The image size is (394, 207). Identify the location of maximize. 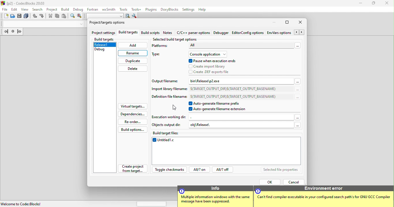
(374, 3).